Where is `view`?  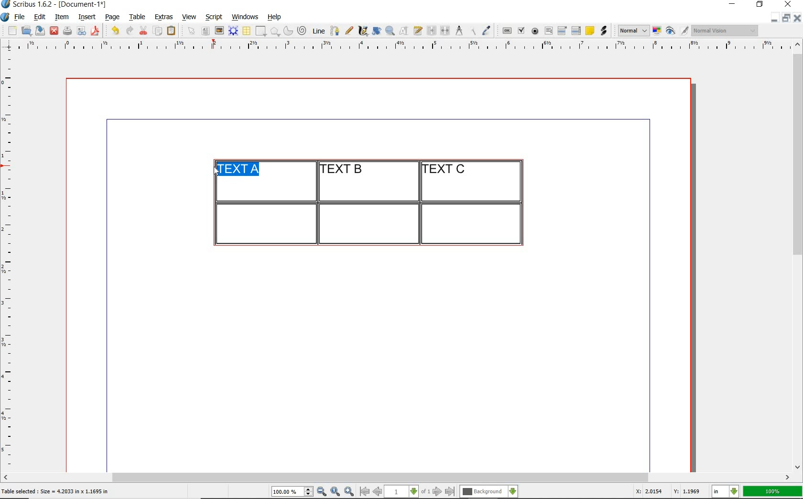
view is located at coordinates (189, 17).